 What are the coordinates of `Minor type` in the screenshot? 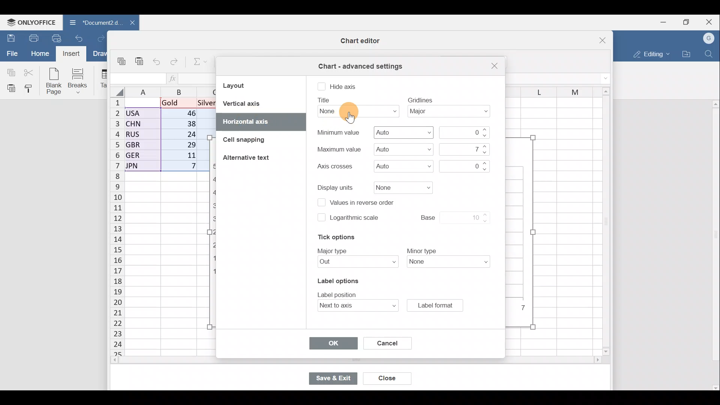 It's located at (451, 264).